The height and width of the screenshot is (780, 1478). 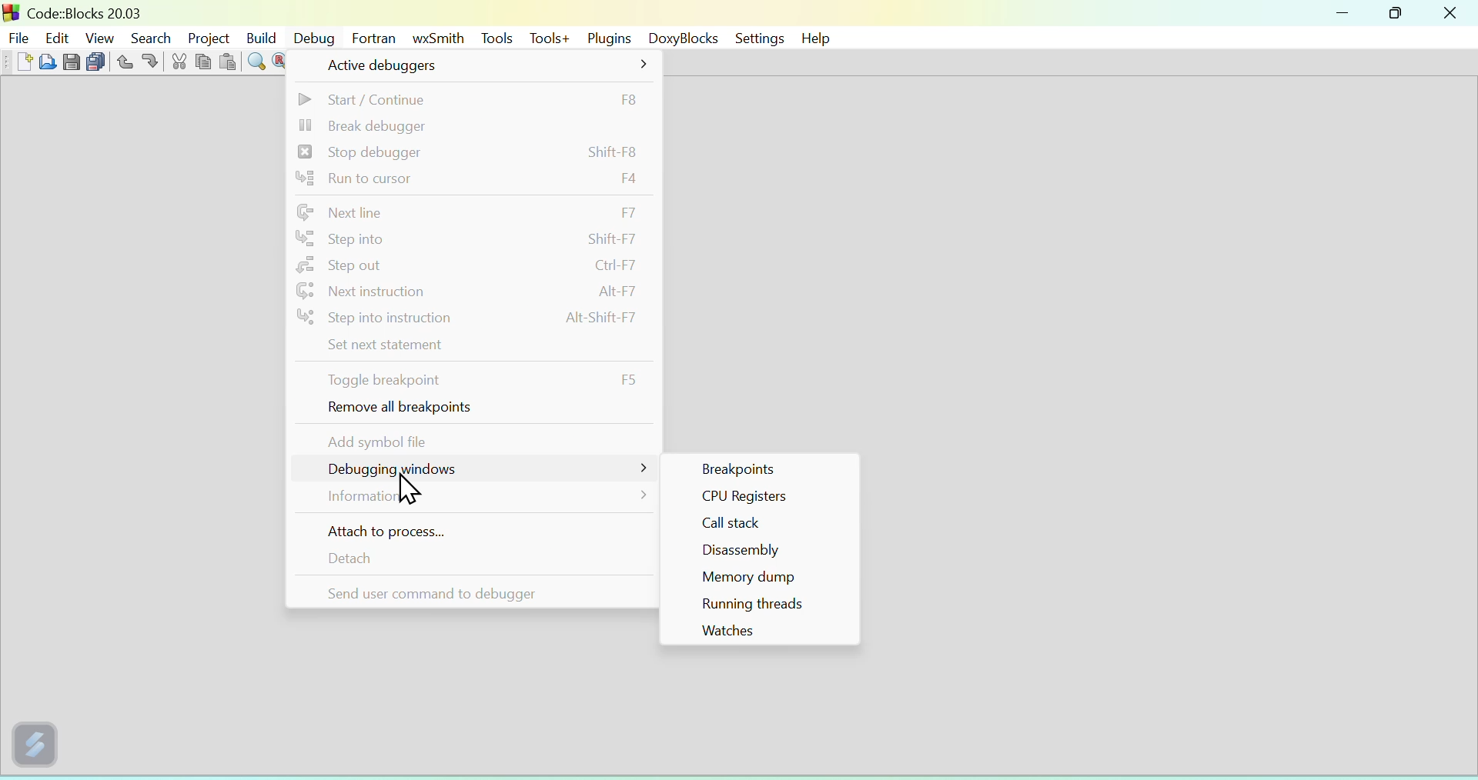 I want to click on start/continue, so click(x=471, y=98).